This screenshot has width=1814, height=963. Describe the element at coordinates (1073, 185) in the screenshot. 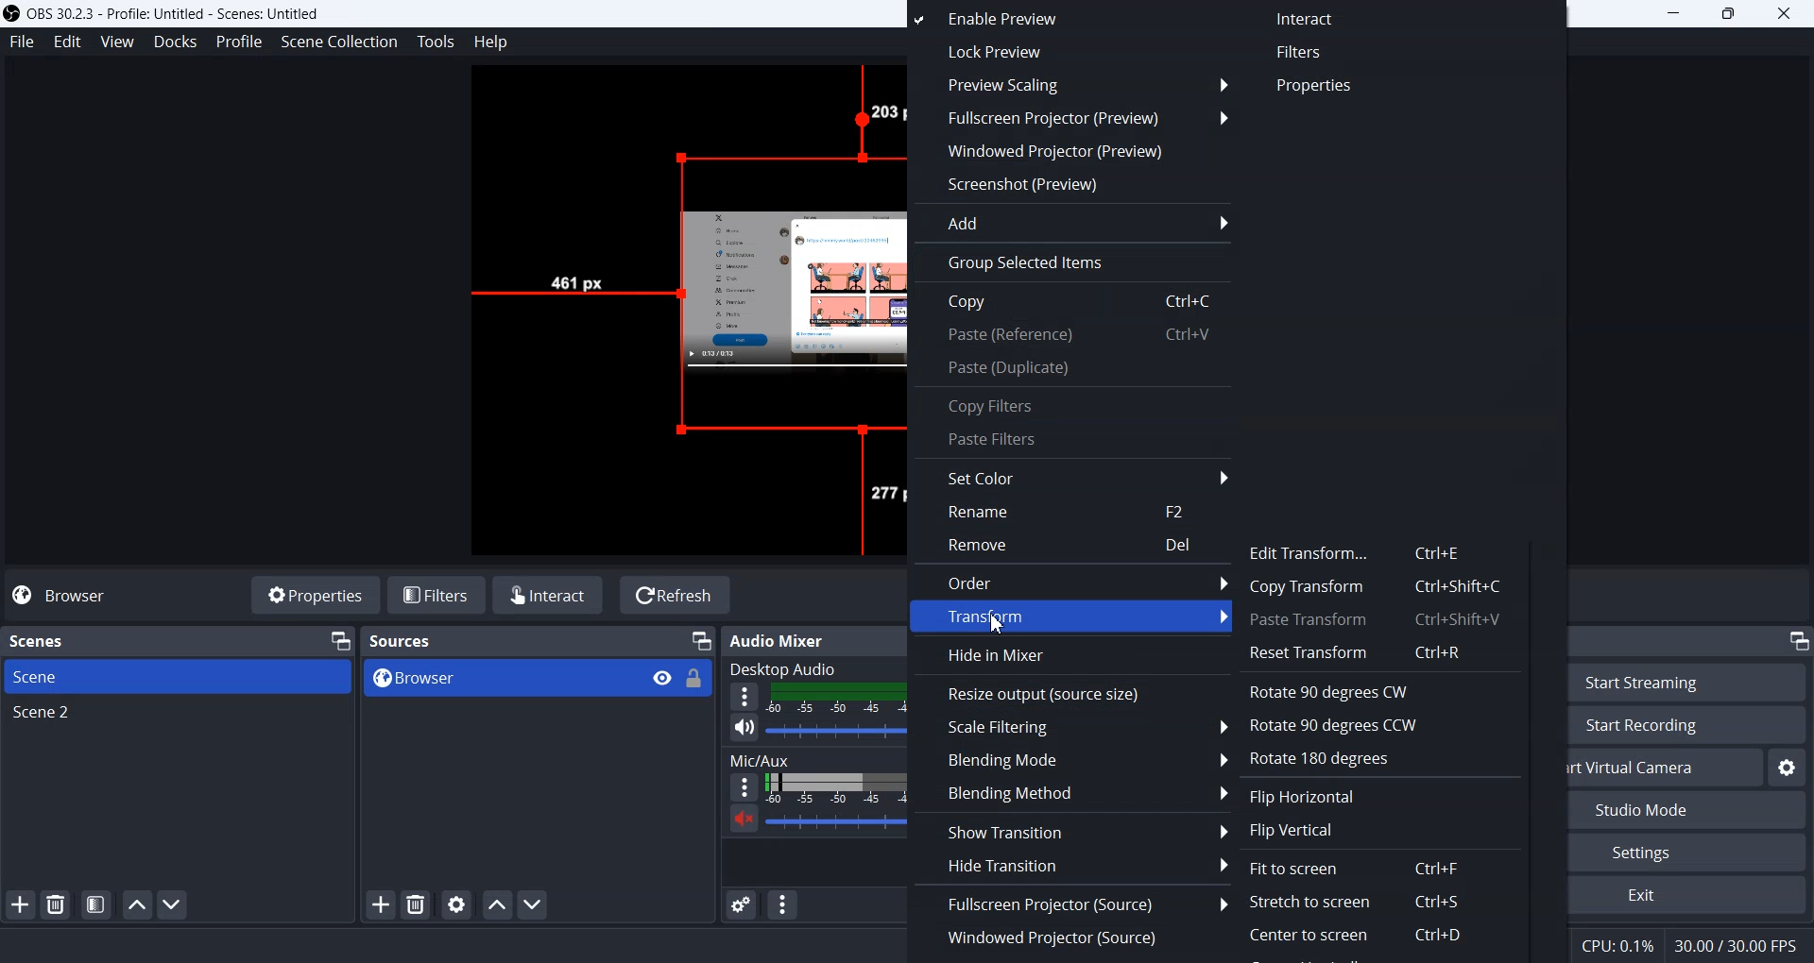

I see `Screenshot(preview)` at that location.